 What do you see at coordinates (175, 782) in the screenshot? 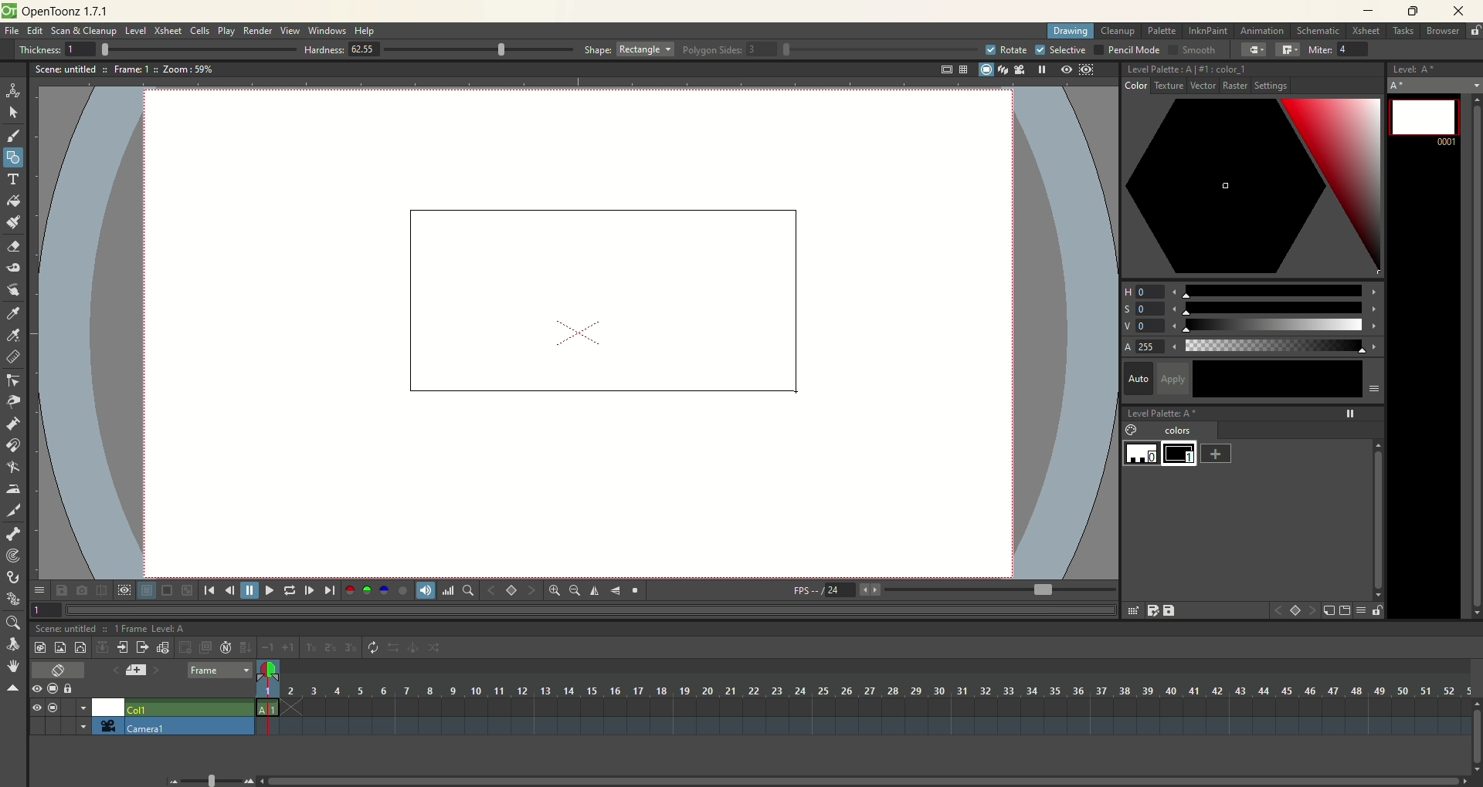
I see `zoom out` at bounding box center [175, 782].